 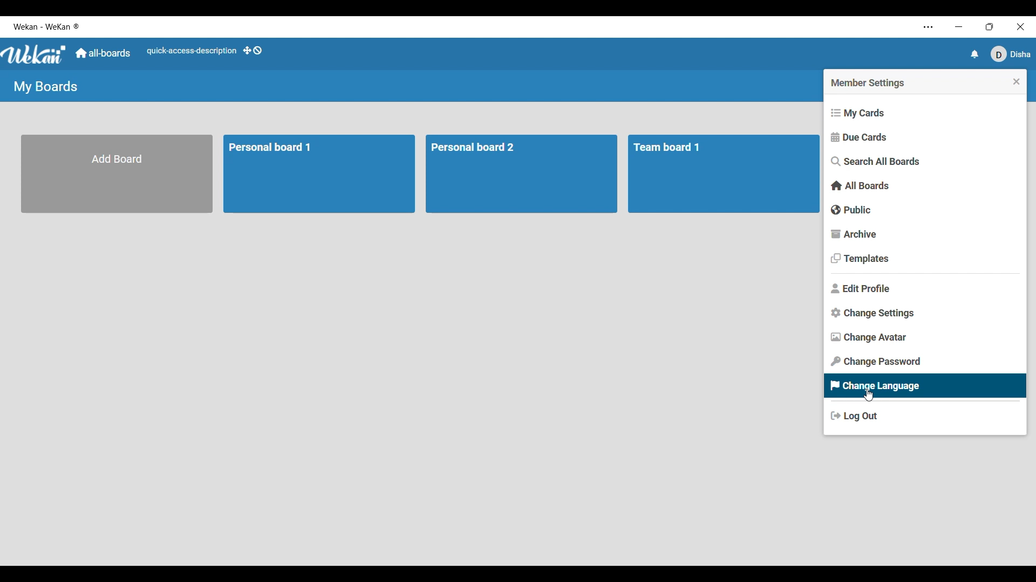 What do you see at coordinates (925, 362) in the screenshot?
I see `Change password` at bounding box center [925, 362].